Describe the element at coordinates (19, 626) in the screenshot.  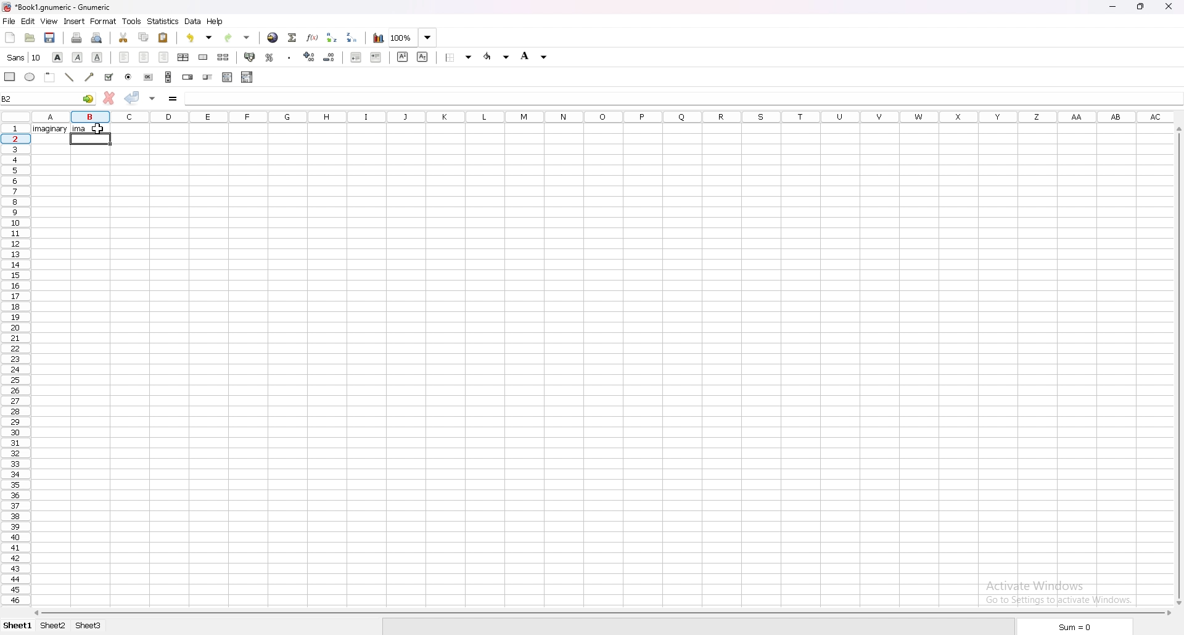
I see `sheet 1` at that location.